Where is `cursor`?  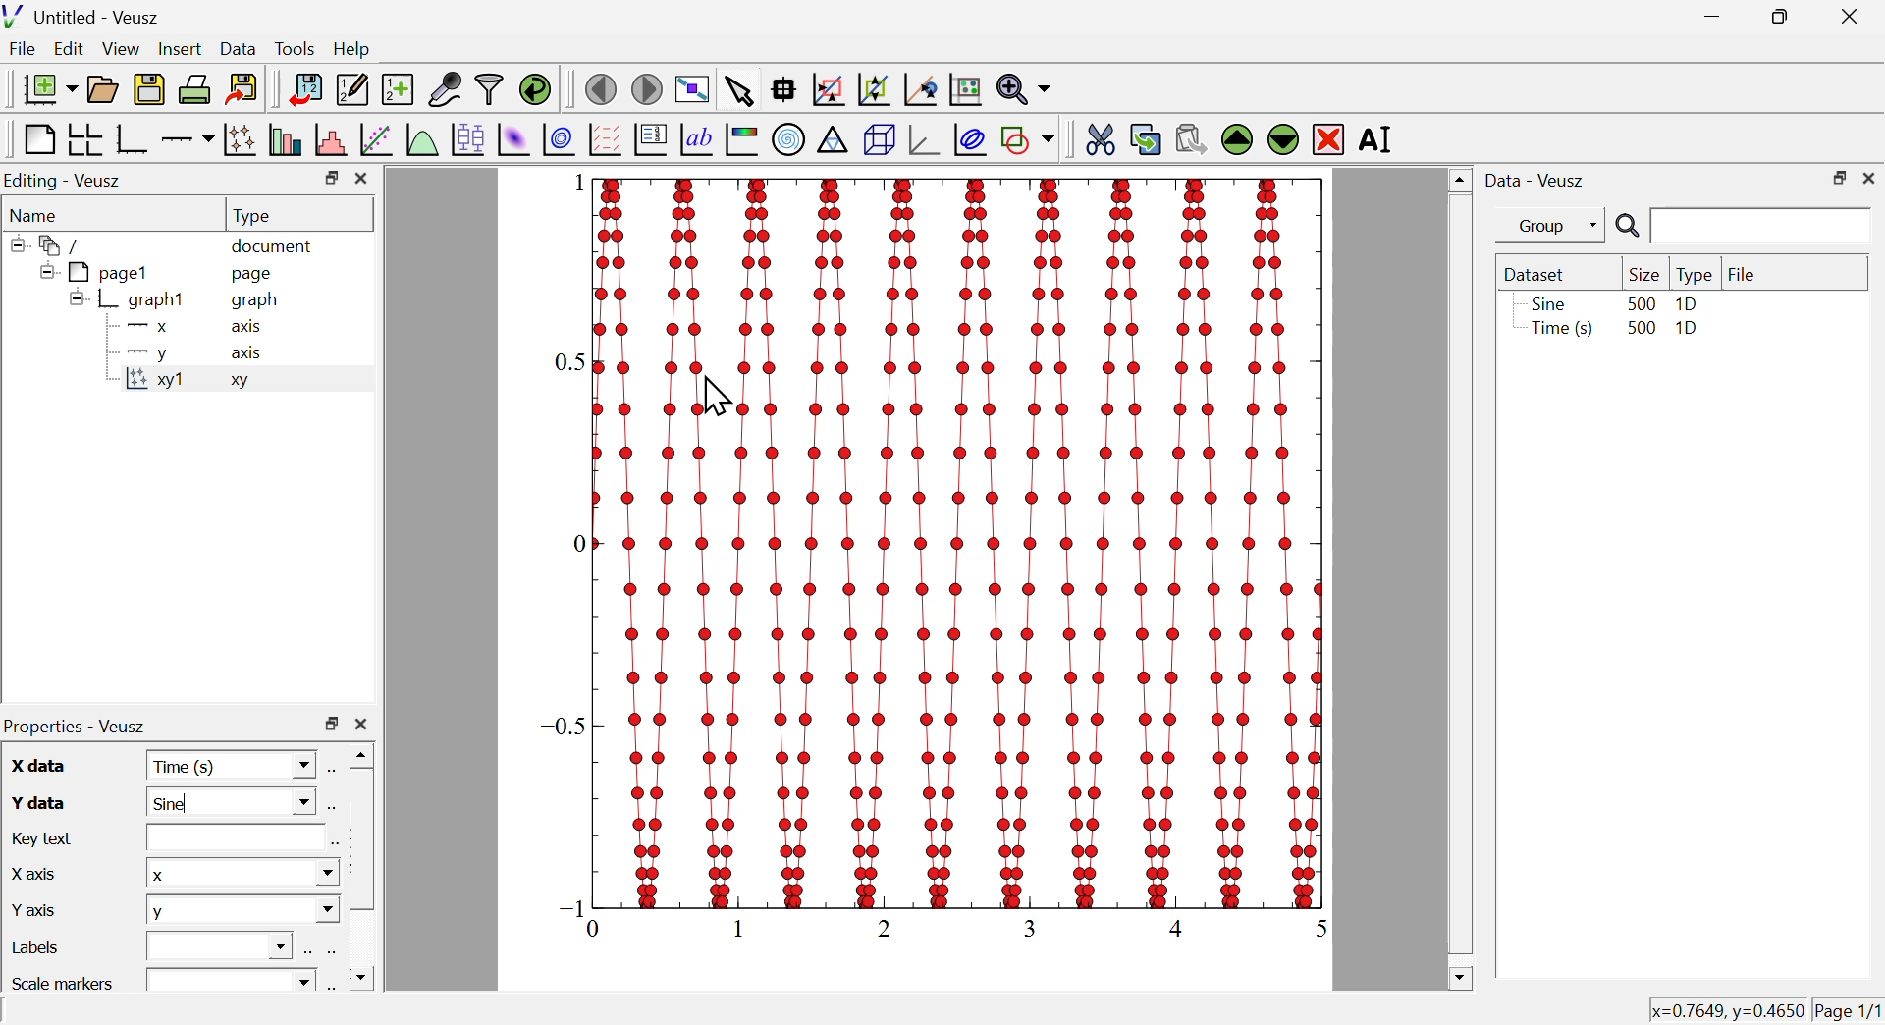 cursor is located at coordinates (720, 397).